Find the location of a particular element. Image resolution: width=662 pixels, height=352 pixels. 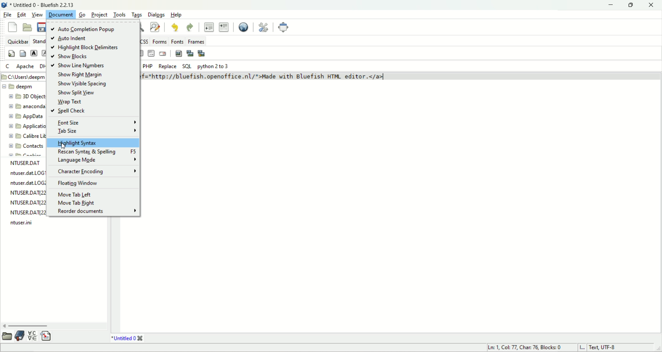

tools is located at coordinates (120, 13).